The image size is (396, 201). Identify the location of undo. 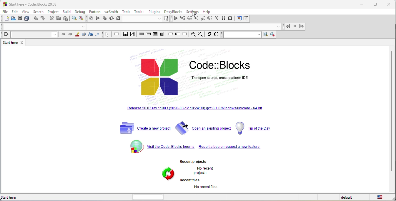
(36, 20).